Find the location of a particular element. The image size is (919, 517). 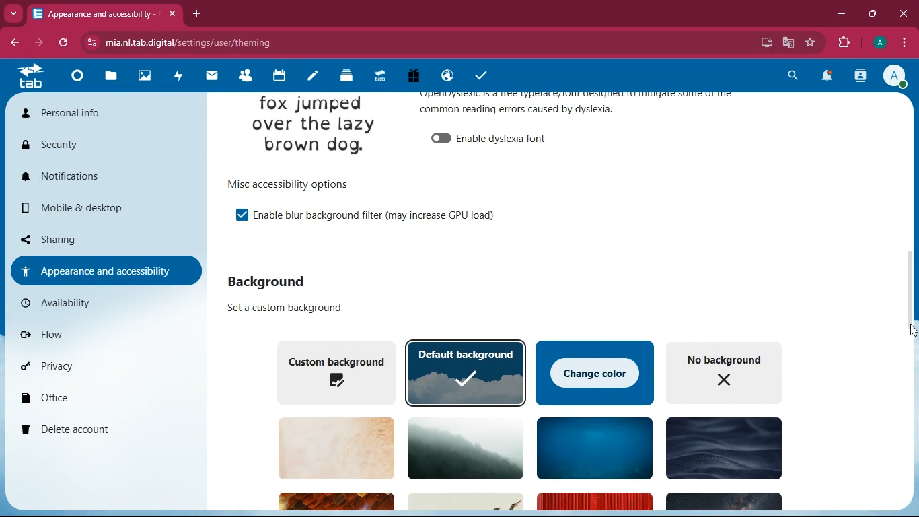

forward is located at coordinates (38, 43).